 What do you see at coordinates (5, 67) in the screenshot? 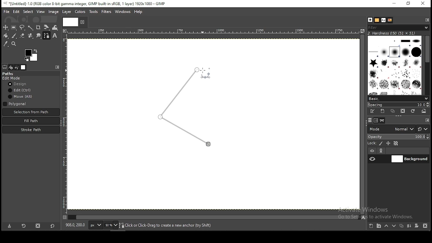
I see `tool options` at bounding box center [5, 67].